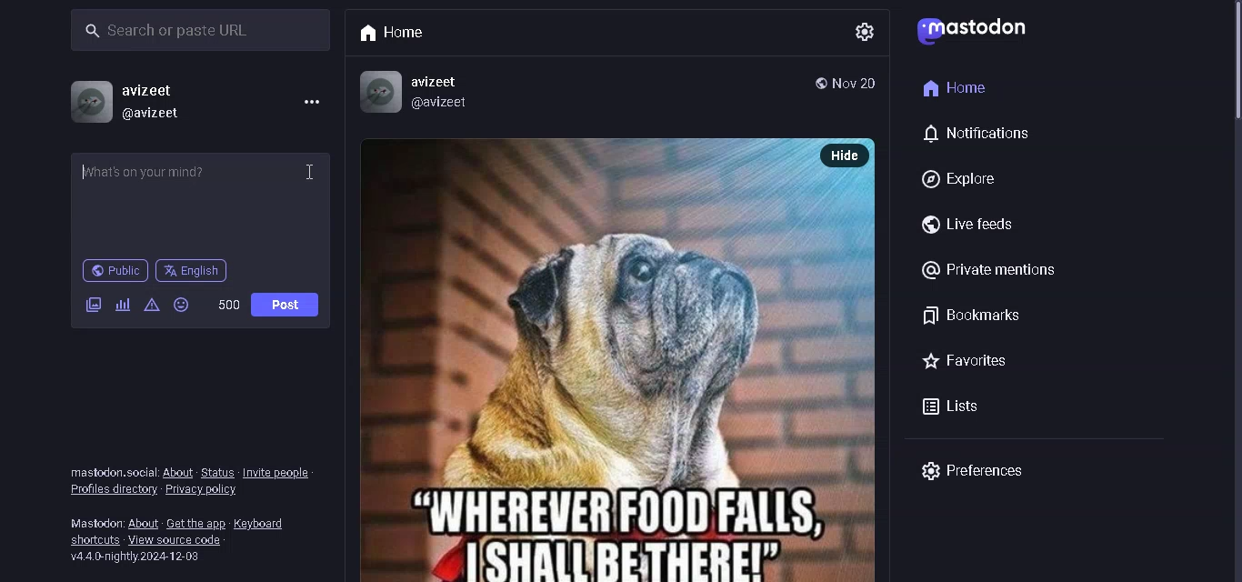 The image size is (1242, 582). I want to click on @username, so click(157, 114).